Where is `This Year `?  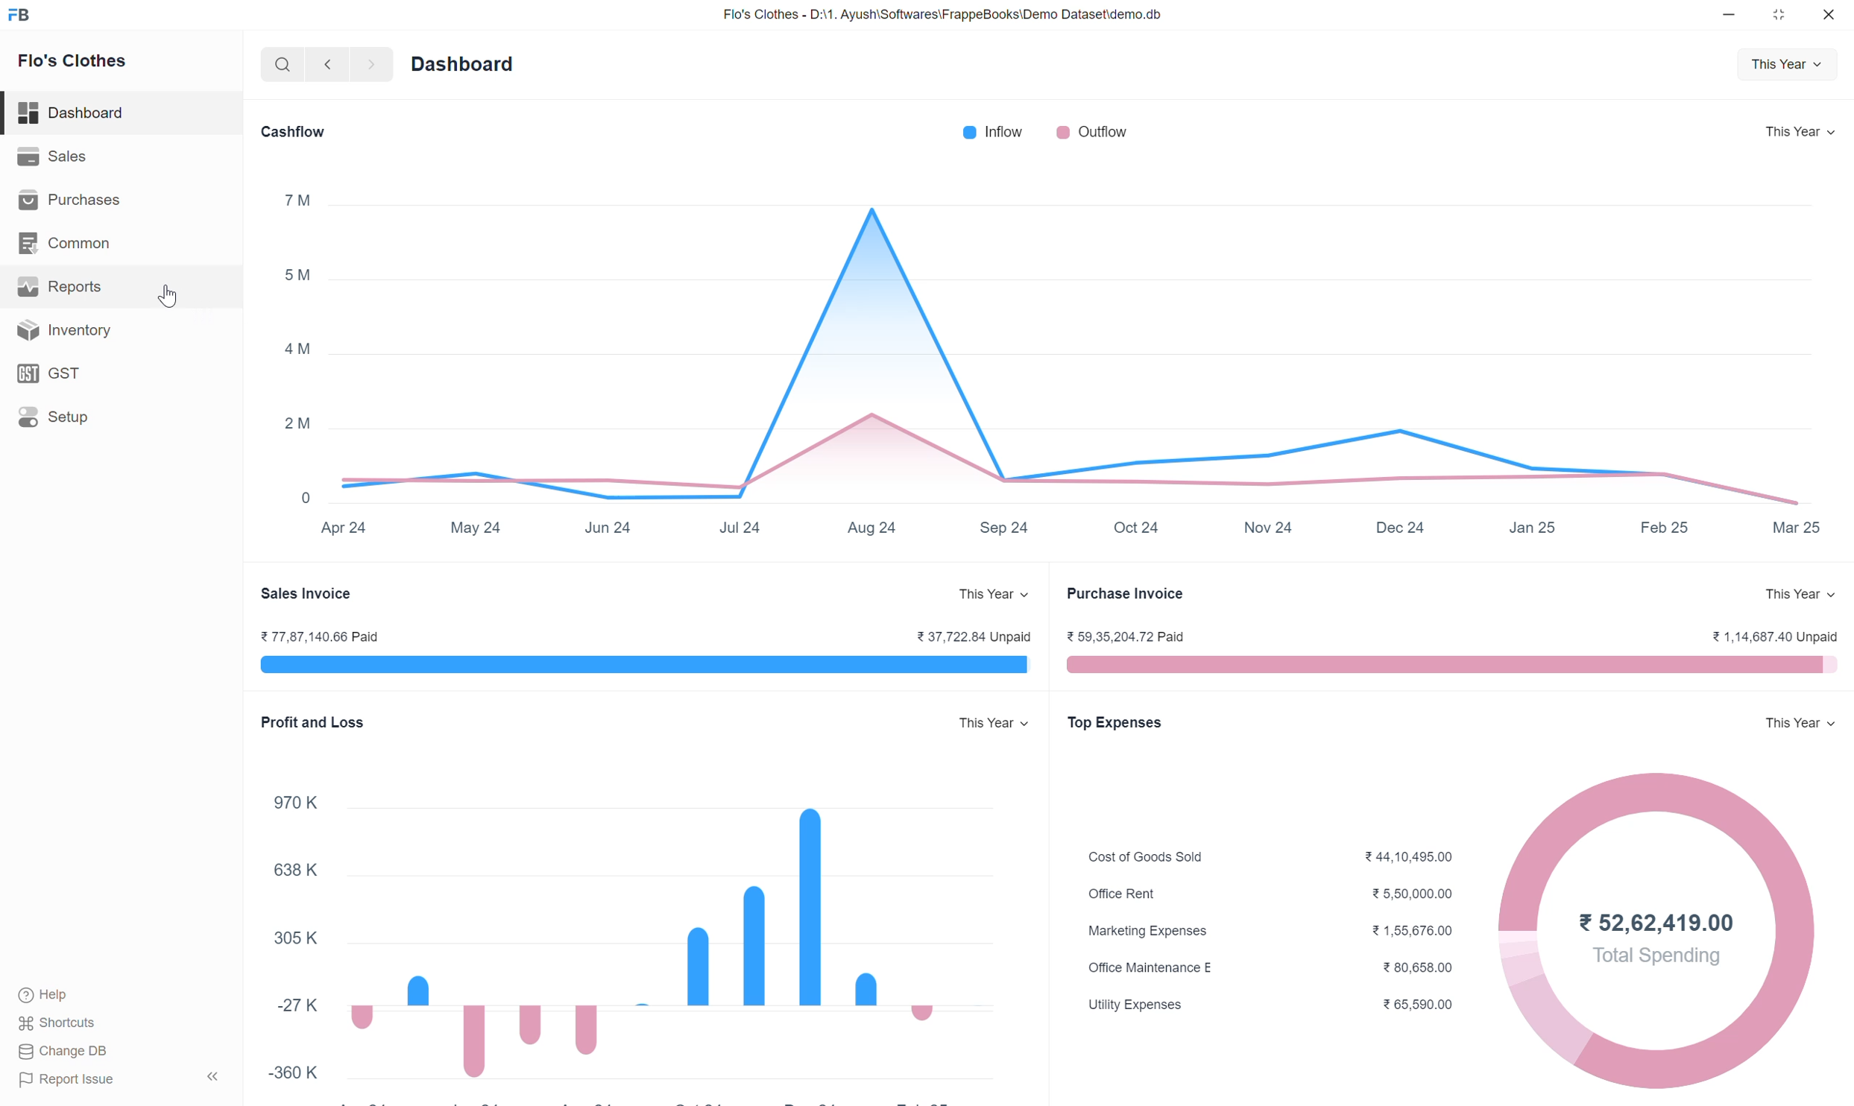 This Year  is located at coordinates (1791, 595).